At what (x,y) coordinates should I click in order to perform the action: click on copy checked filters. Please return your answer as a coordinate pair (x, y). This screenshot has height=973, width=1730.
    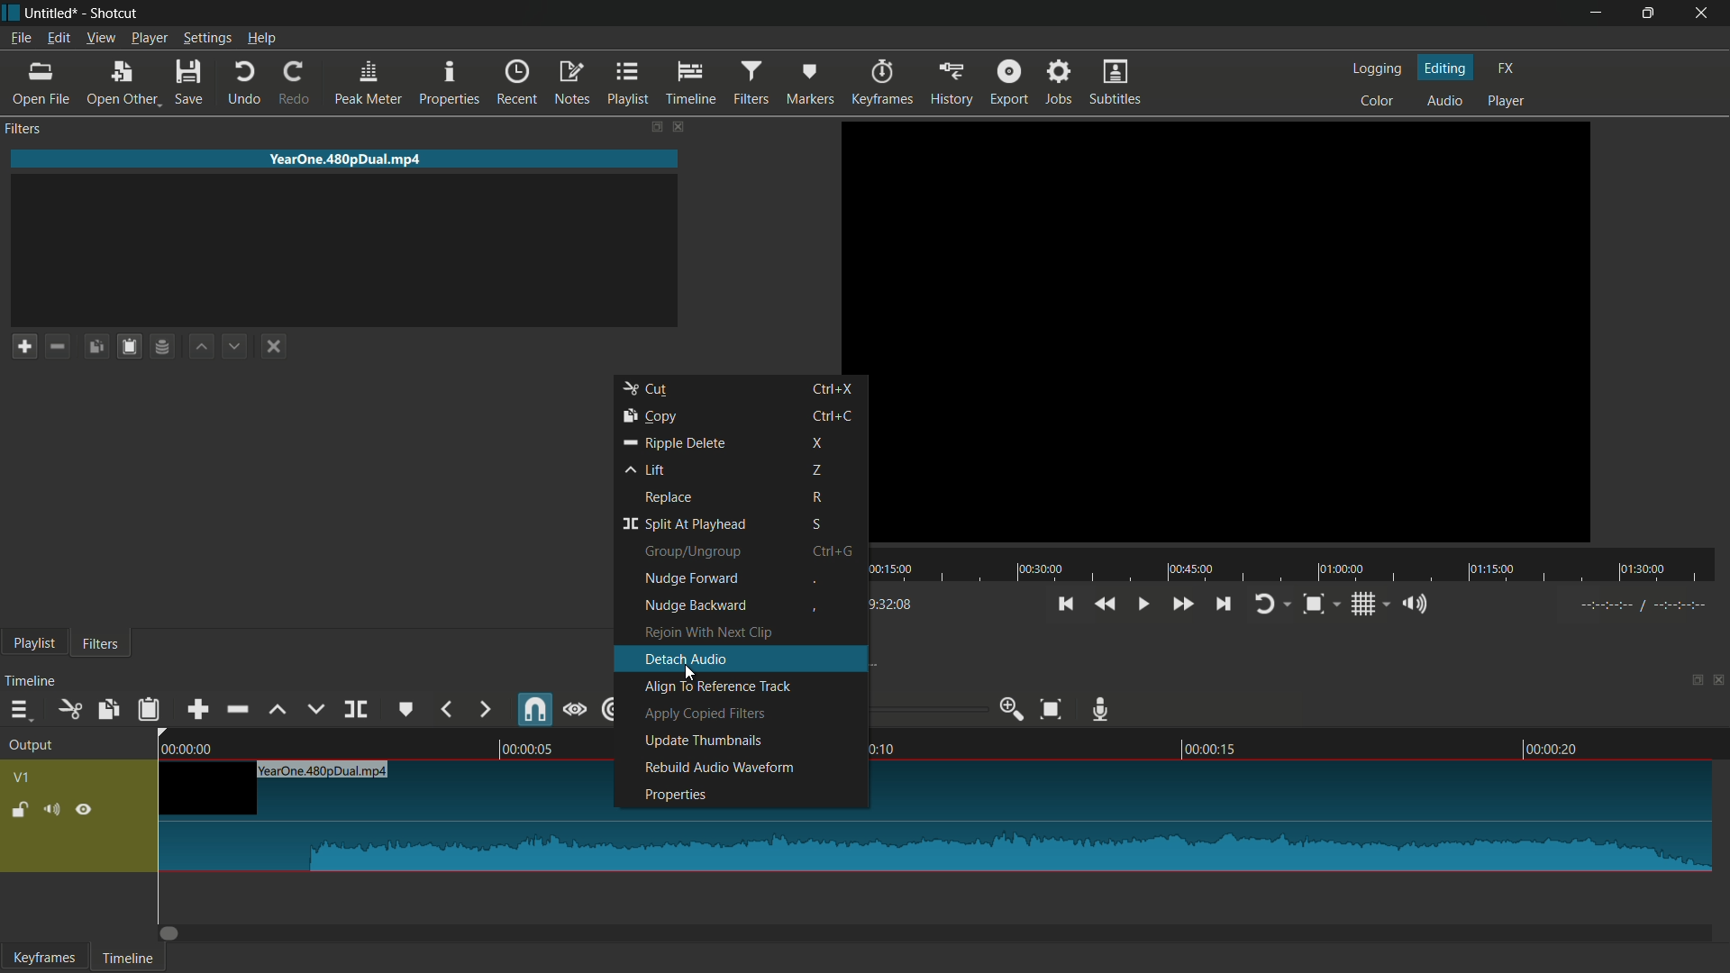
    Looking at the image, I should click on (96, 347).